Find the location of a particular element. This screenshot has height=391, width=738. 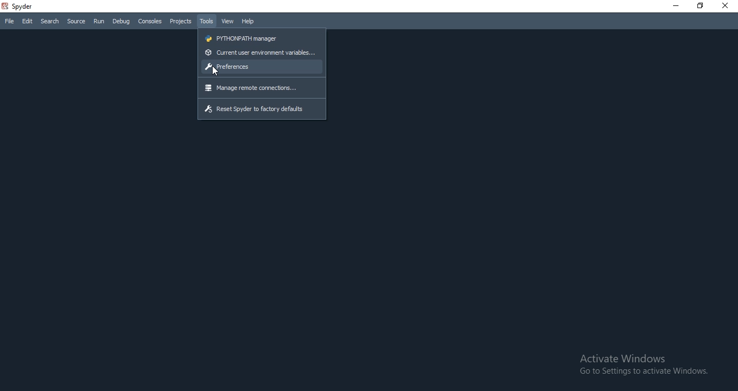

current user environment variables is located at coordinates (262, 53).